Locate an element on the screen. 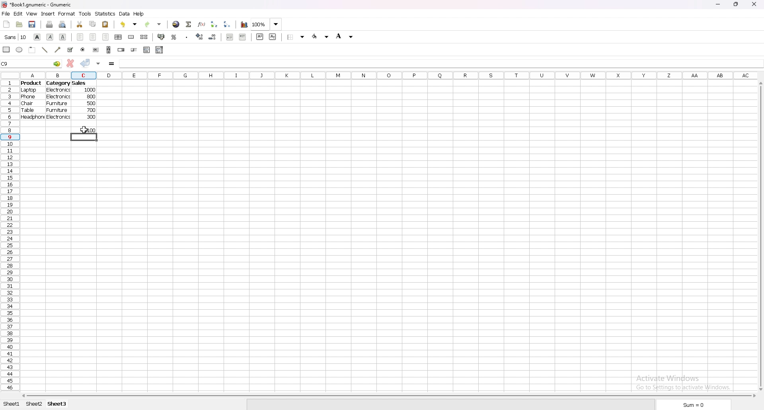  headphone is located at coordinates (33, 117).